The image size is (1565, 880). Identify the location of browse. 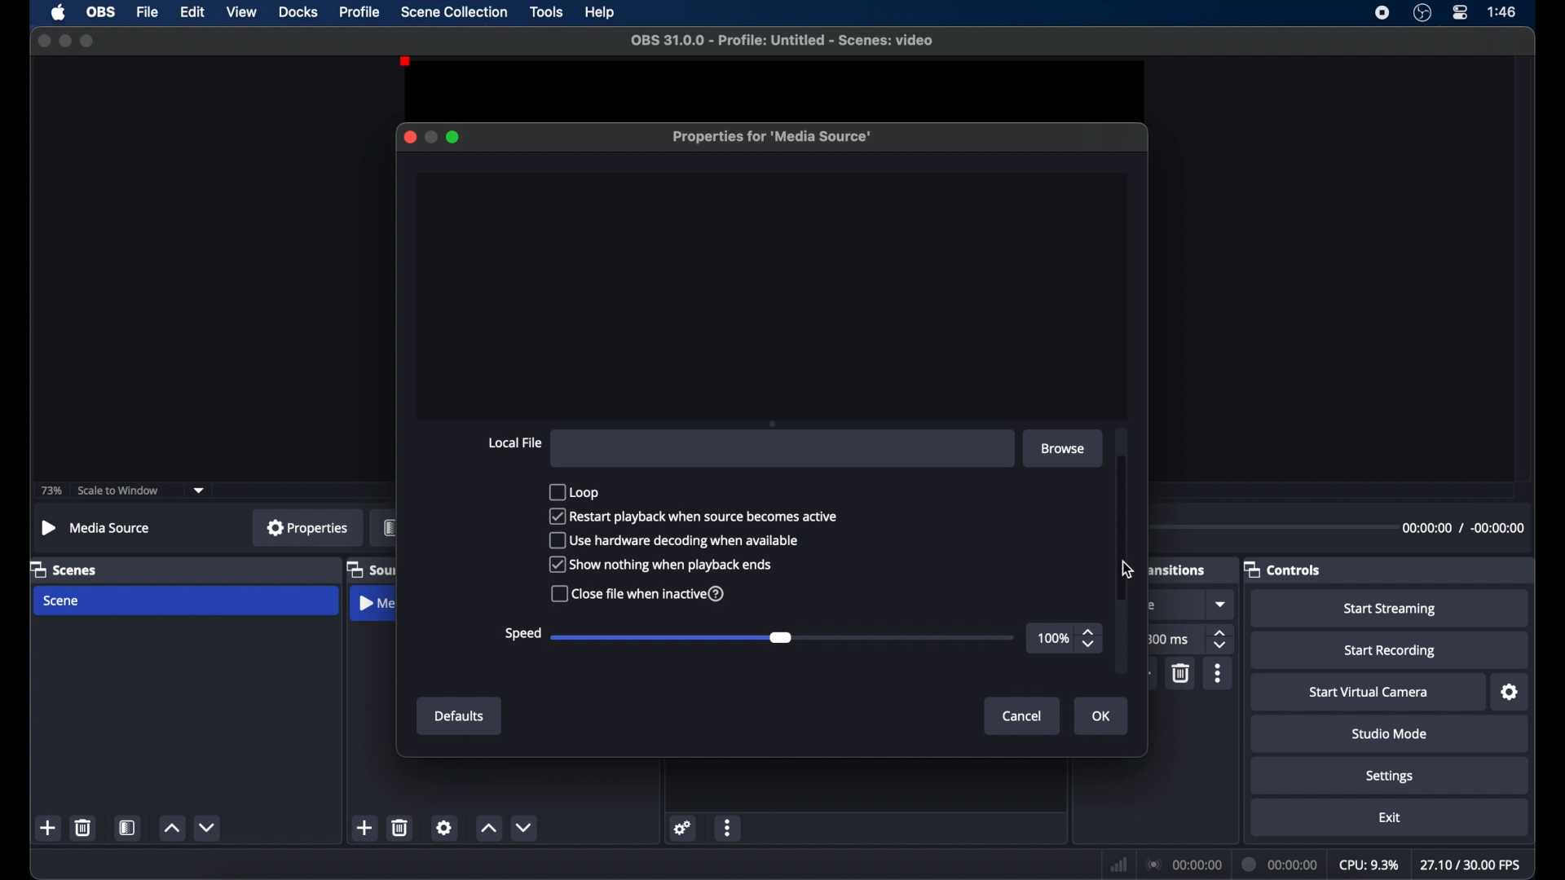
(1063, 449).